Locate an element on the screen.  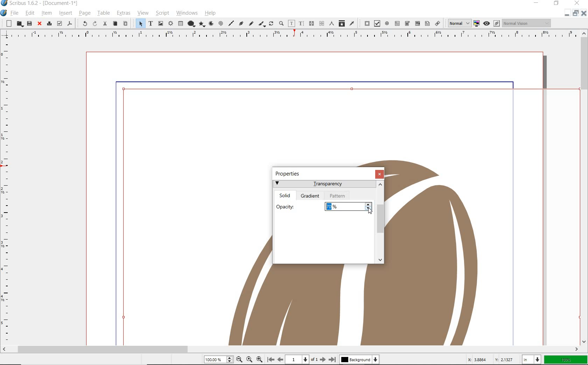
cut is located at coordinates (106, 24).